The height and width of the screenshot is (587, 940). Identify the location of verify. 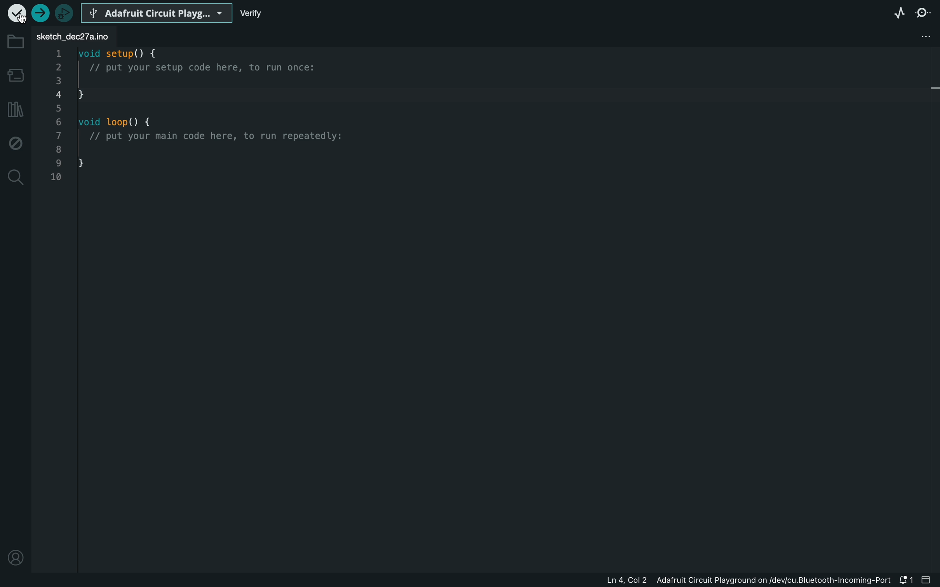
(256, 13).